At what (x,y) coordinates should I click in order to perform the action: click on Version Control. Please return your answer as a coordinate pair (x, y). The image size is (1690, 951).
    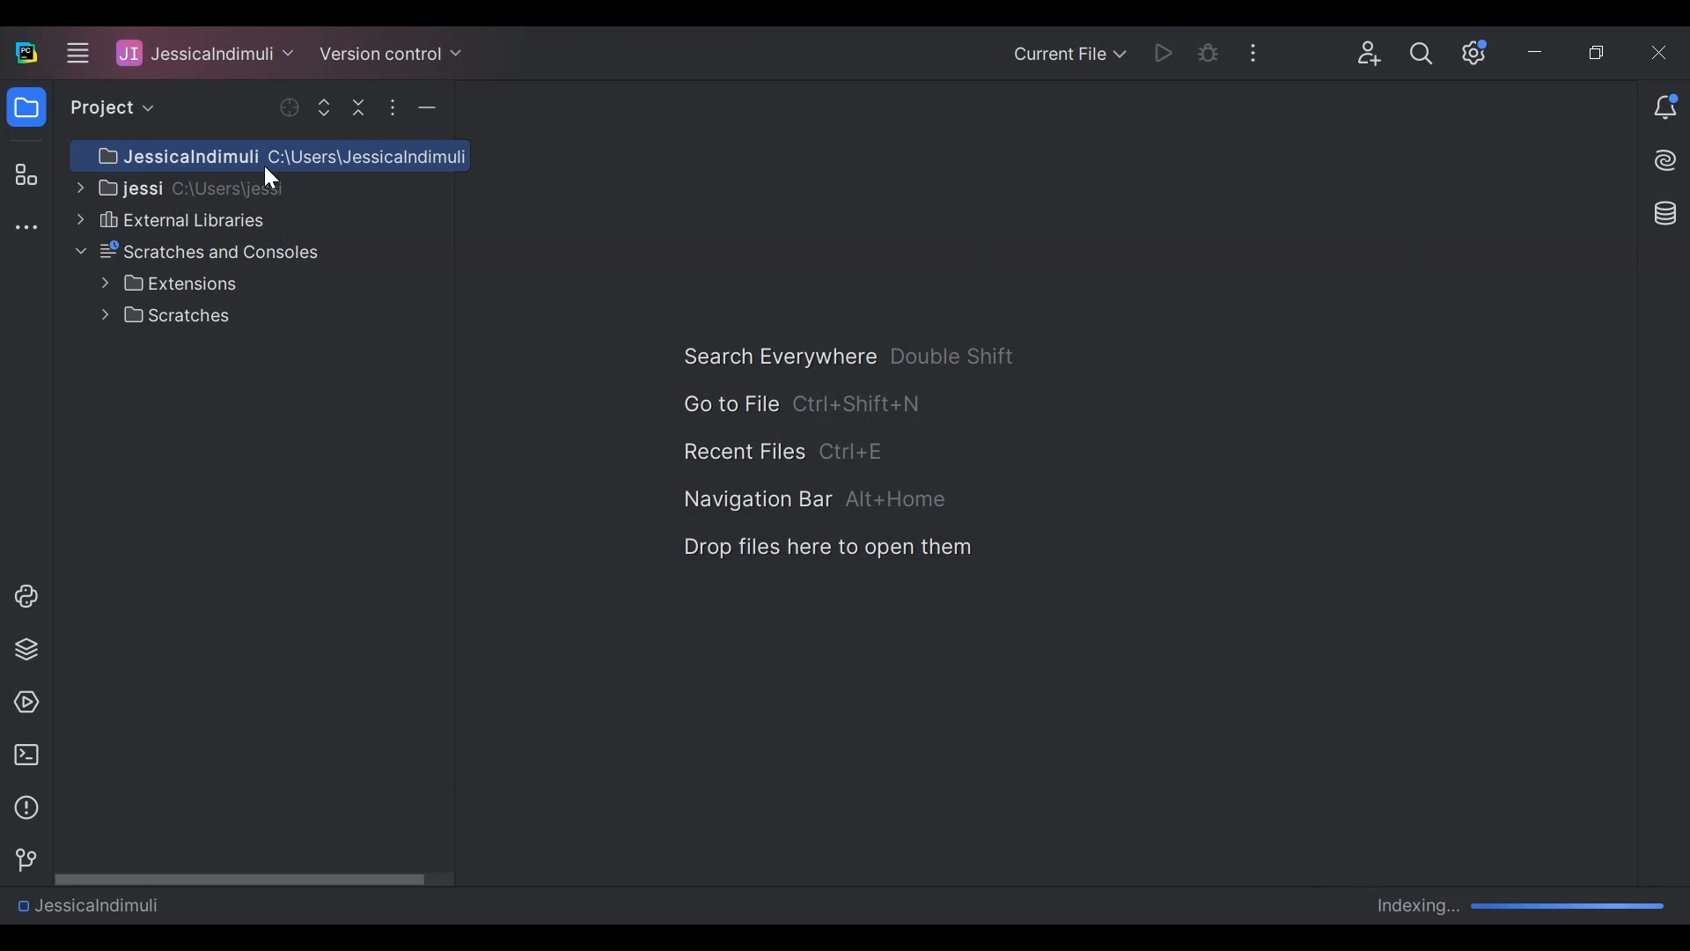
    Looking at the image, I should click on (391, 52).